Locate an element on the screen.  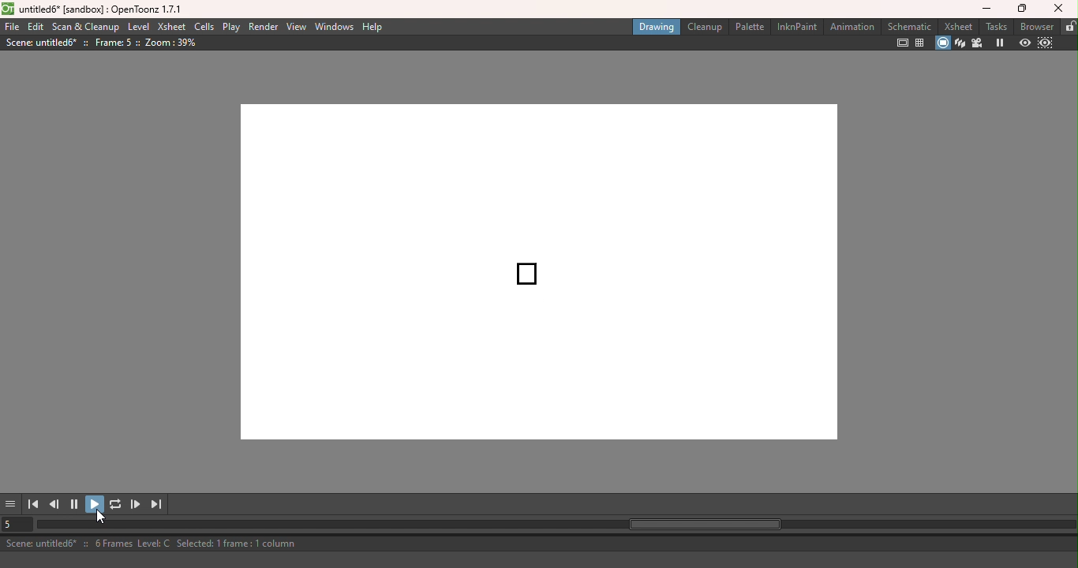
Render is located at coordinates (264, 28).